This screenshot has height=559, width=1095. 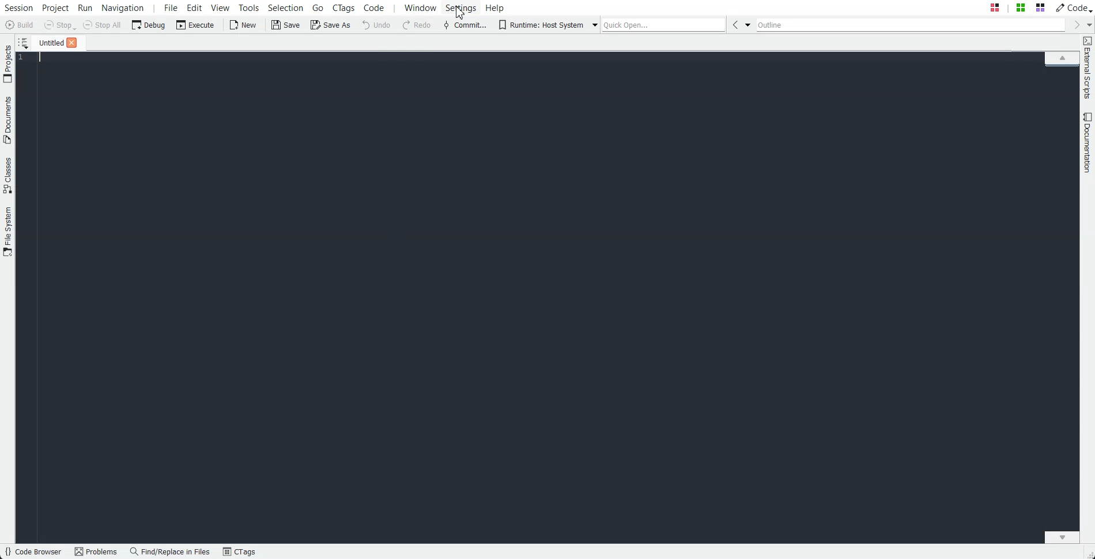 What do you see at coordinates (1062, 537) in the screenshot?
I see `Scroll down` at bounding box center [1062, 537].